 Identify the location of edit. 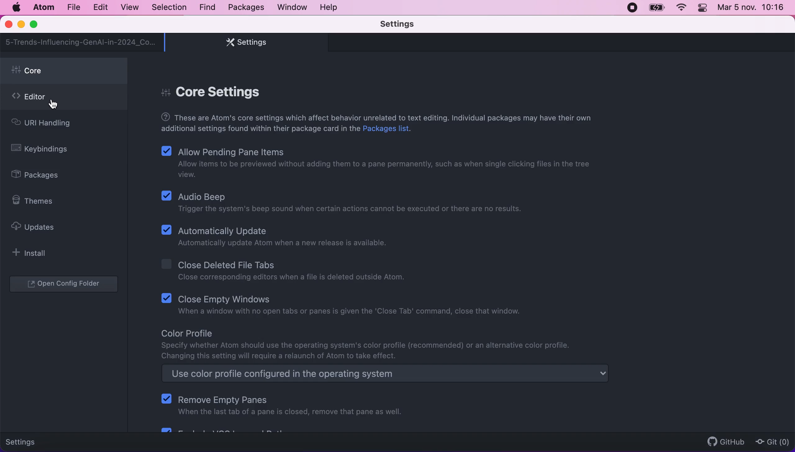
(100, 7).